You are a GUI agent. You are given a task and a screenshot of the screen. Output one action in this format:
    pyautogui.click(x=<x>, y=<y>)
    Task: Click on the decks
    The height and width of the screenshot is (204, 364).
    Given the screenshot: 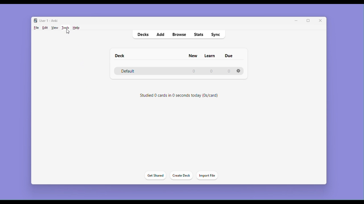 What is the action you would take?
    pyautogui.click(x=142, y=35)
    